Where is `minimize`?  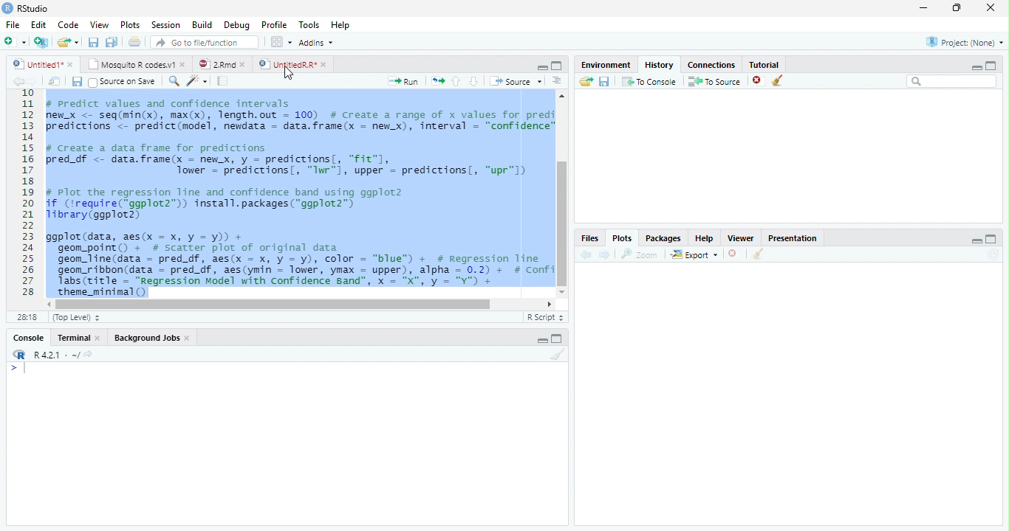
minimize is located at coordinates (975, 243).